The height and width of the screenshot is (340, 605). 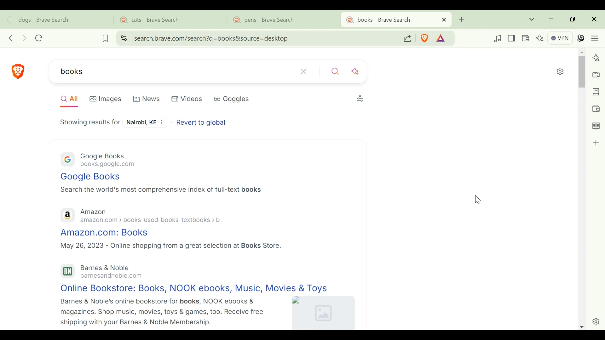 What do you see at coordinates (580, 37) in the screenshot?
I see `Profile` at bounding box center [580, 37].